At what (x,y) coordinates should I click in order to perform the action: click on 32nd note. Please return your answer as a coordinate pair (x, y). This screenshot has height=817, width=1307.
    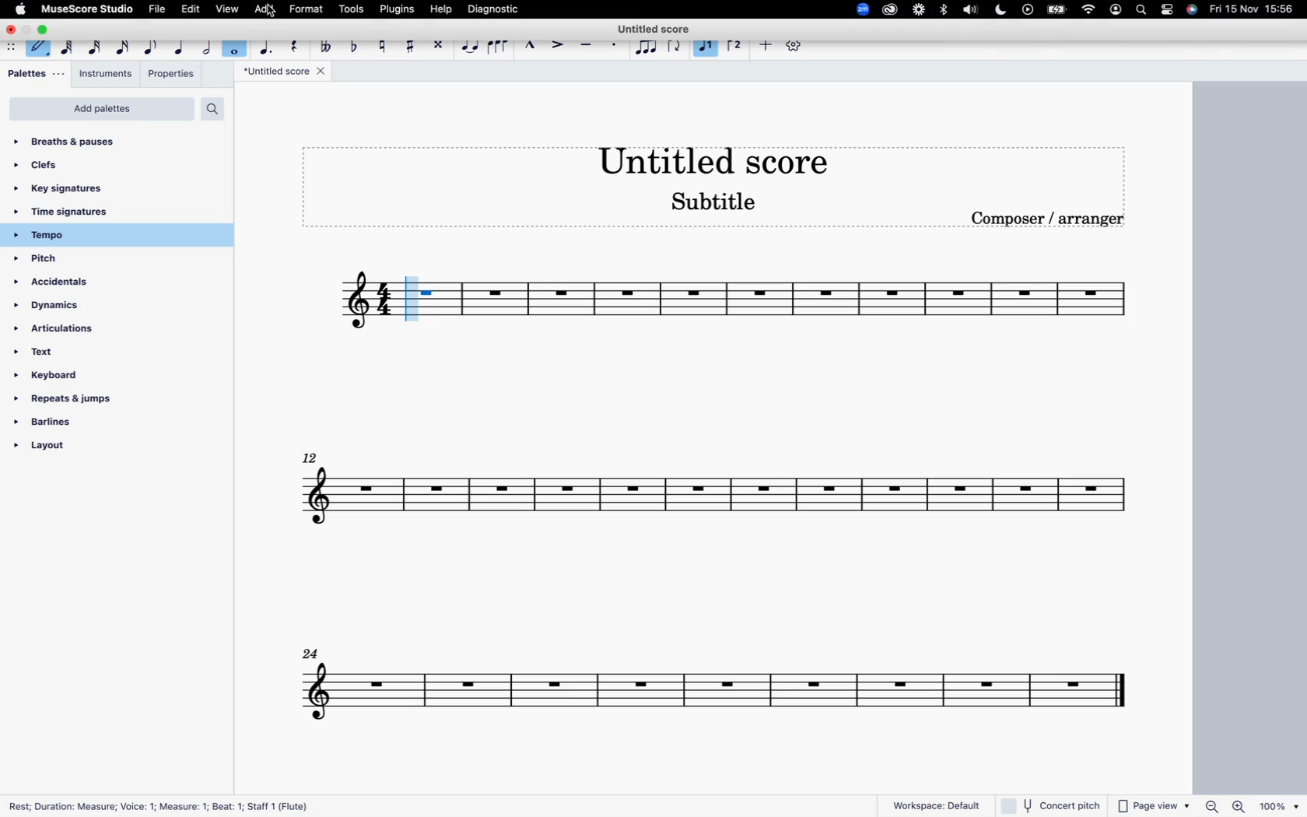
    Looking at the image, I should click on (92, 44).